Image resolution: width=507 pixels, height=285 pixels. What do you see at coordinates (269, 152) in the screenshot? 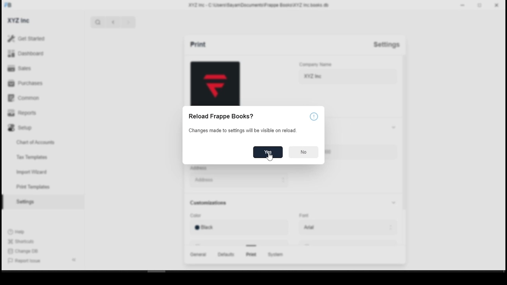
I see `yes` at bounding box center [269, 152].